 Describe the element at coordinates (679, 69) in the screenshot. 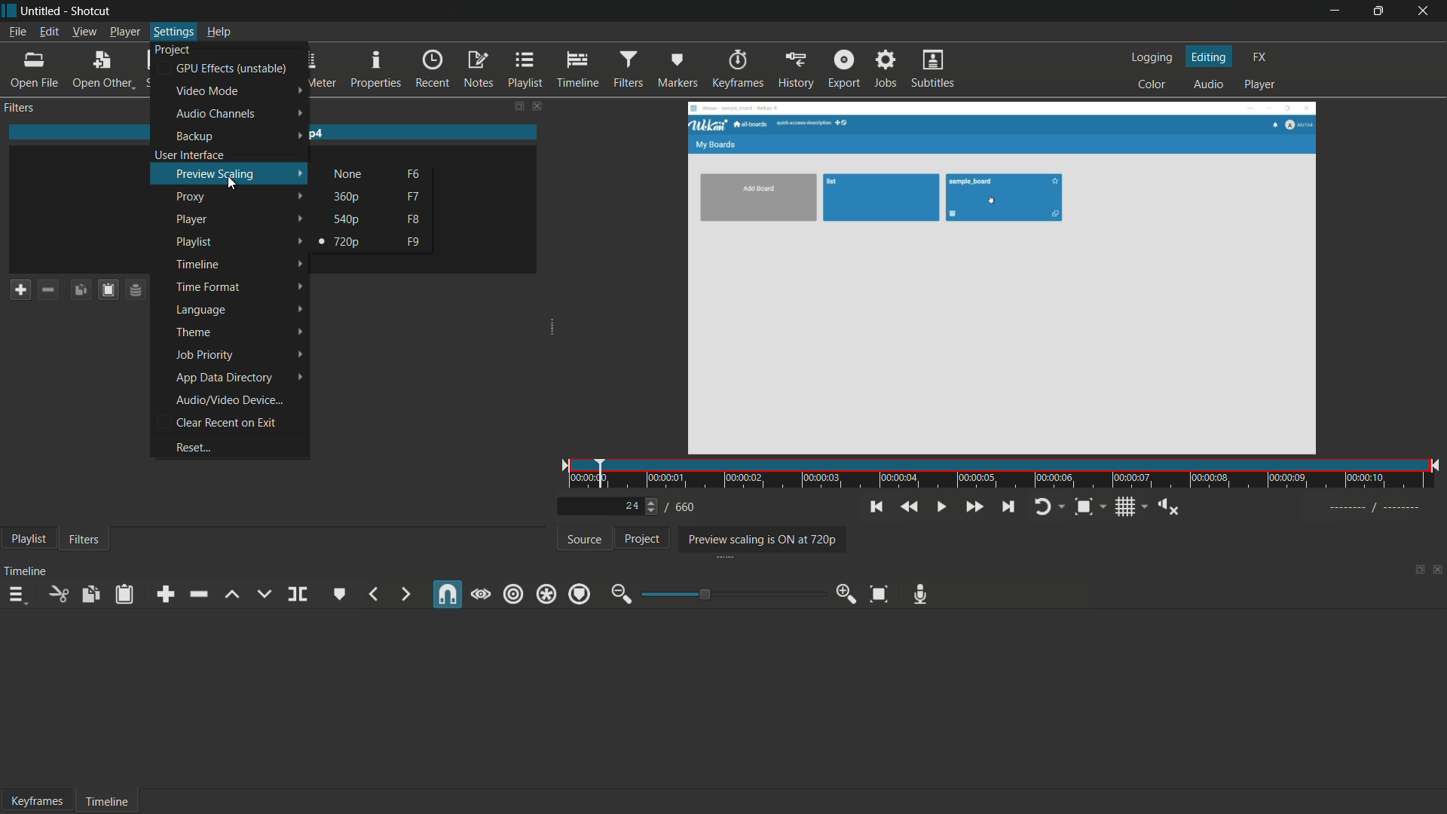

I see `markers` at that location.